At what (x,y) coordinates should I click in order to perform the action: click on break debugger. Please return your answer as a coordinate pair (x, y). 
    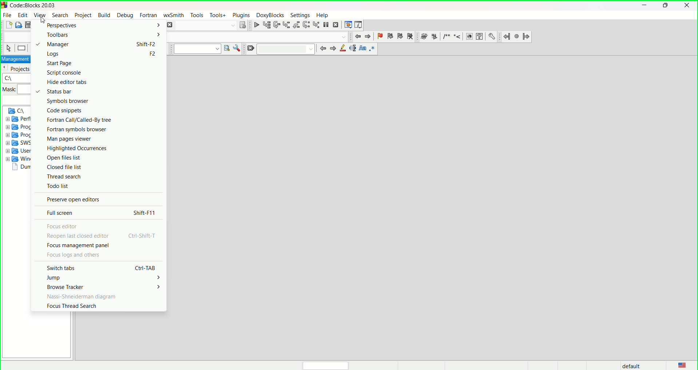
    Looking at the image, I should click on (326, 25).